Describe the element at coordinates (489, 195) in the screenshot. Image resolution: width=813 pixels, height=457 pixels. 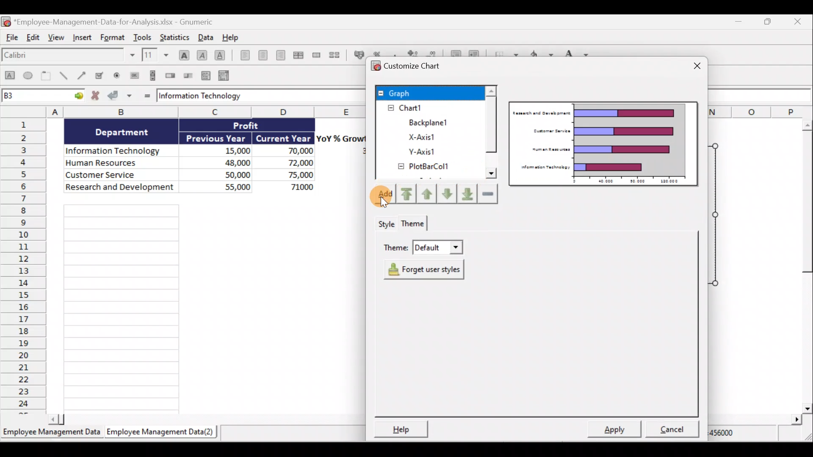
I see `Clear` at that location.